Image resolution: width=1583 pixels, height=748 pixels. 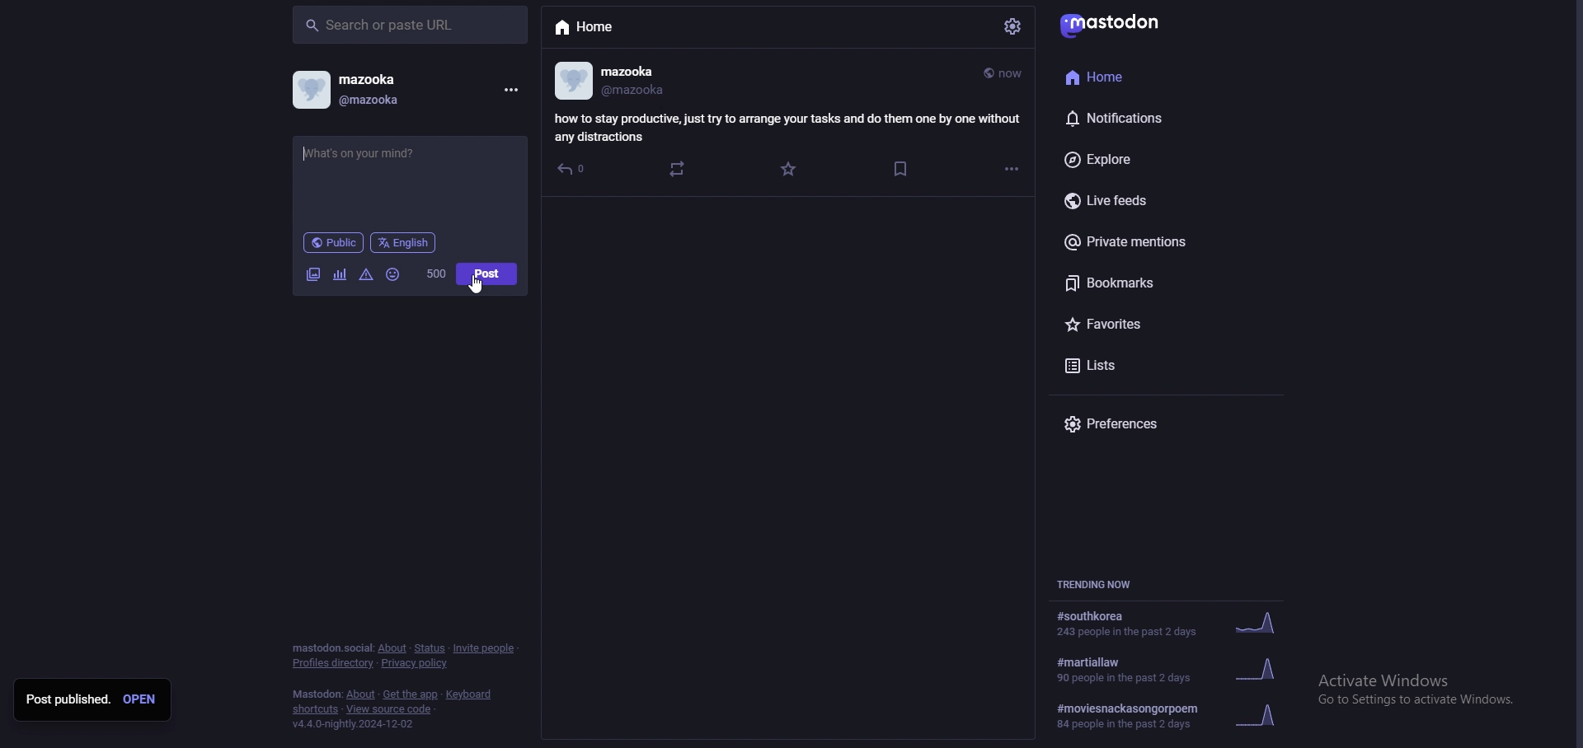 I want to click on favorites, so click(x=1142, y=325).